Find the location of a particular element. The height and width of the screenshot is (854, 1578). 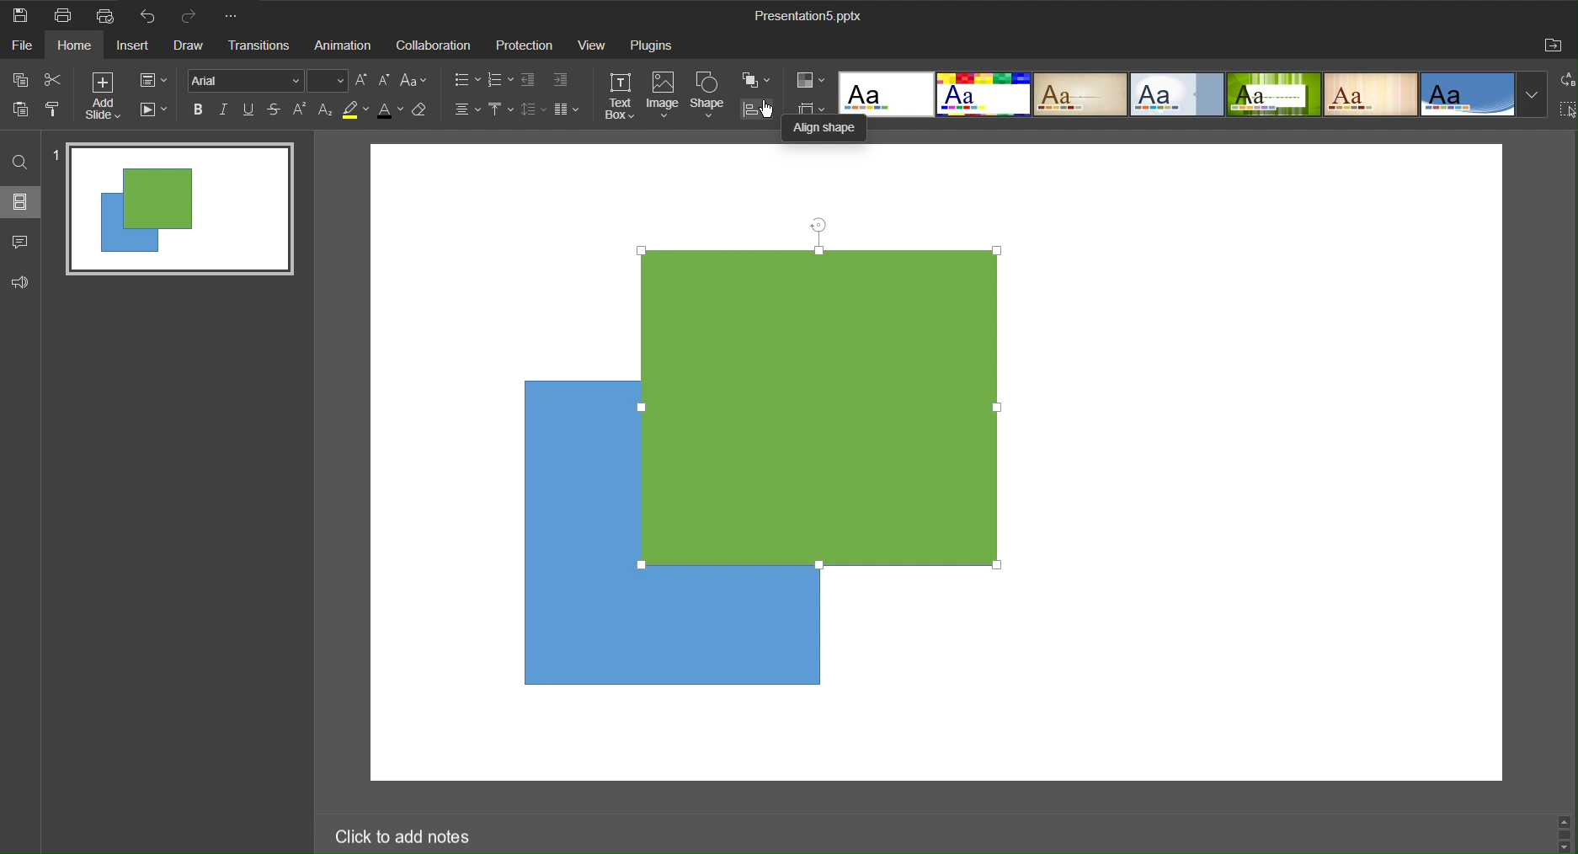

Animation is located at coordinates (345, 45).